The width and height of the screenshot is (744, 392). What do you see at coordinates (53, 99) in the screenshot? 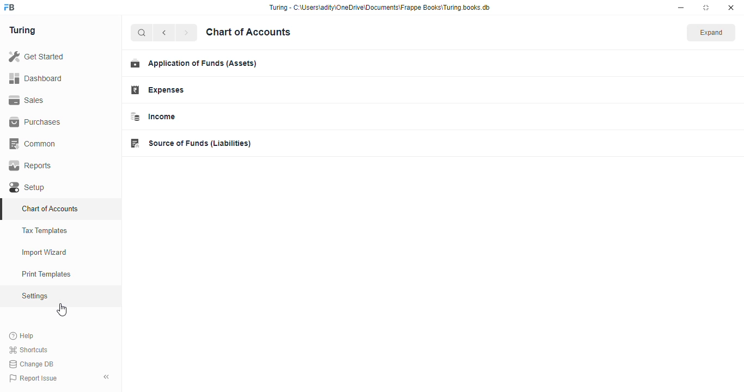
I see `Sales` at bounding box center [53, 99].